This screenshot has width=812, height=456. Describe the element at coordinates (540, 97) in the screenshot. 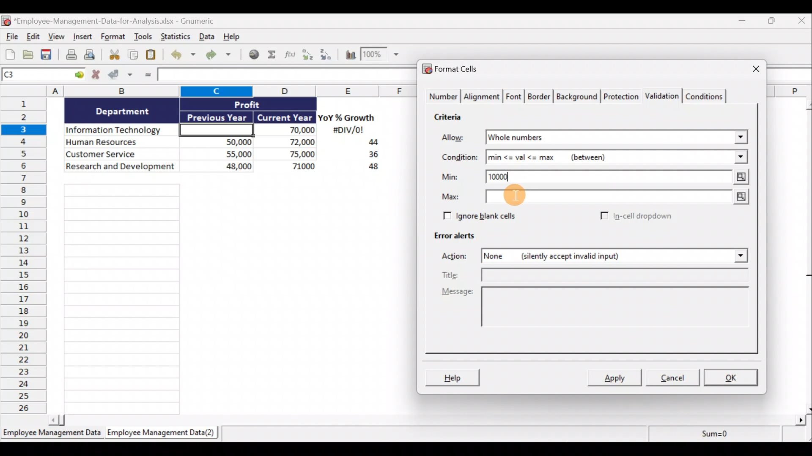

I see `Border` at that location.